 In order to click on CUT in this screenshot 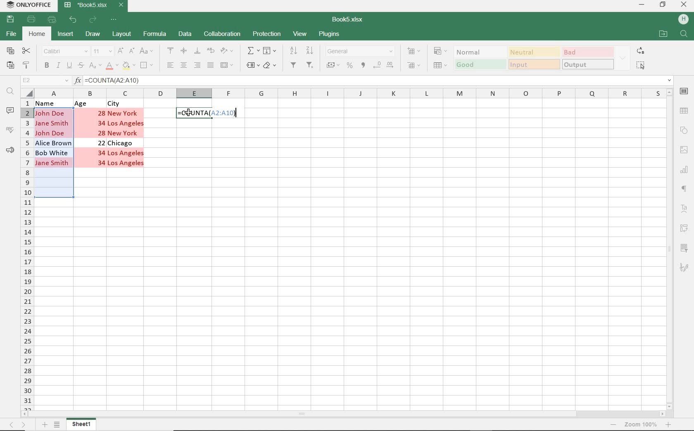, I will do `click(26, 50)`.